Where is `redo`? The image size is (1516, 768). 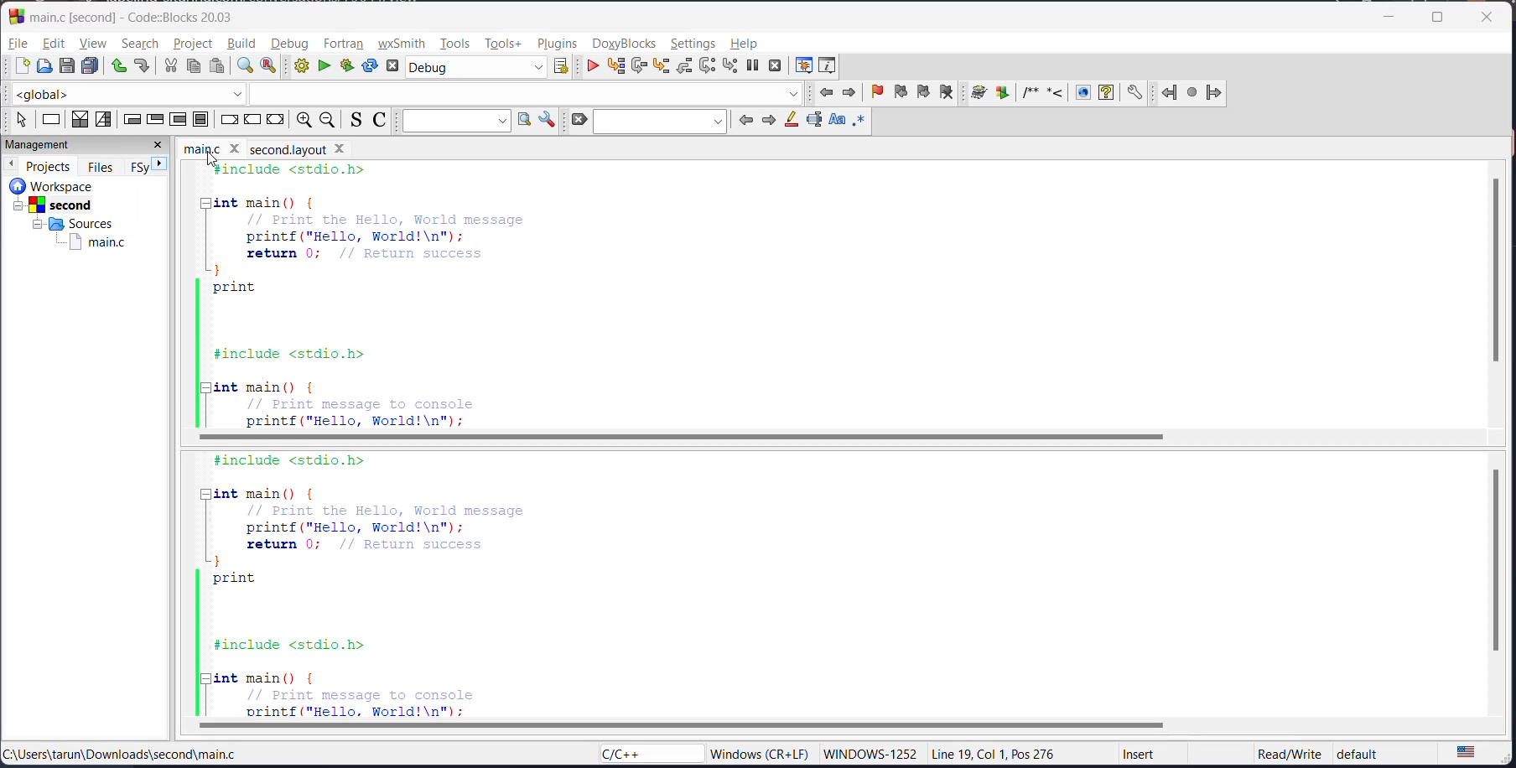
redo is located at coordinates (143, 67).